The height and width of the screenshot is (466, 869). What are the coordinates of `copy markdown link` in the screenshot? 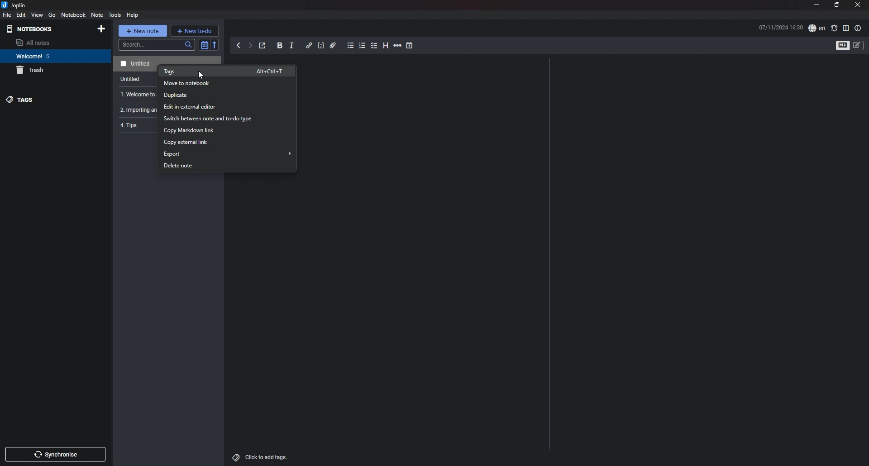 It's located at (225, 129).